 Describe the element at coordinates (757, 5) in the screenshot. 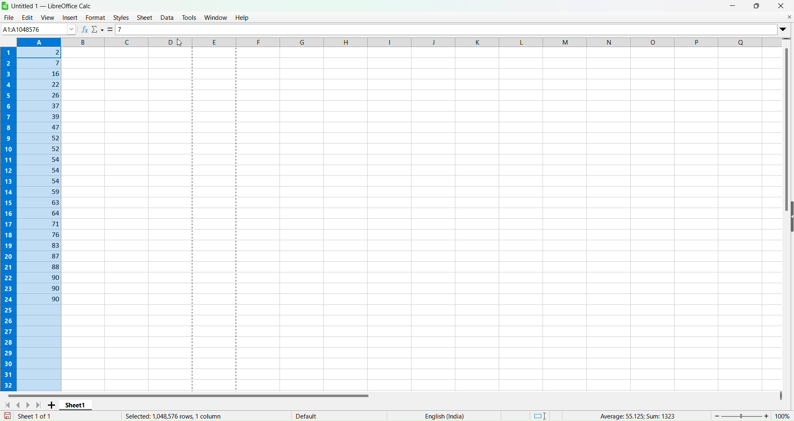

I see `Maximize` at that location.